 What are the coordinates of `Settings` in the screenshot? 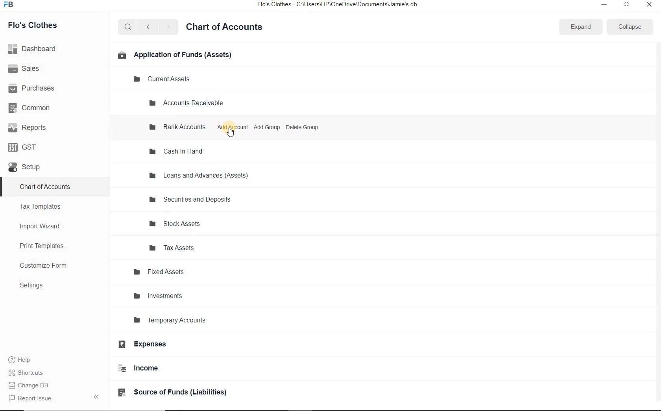 It's located at (54, 286).